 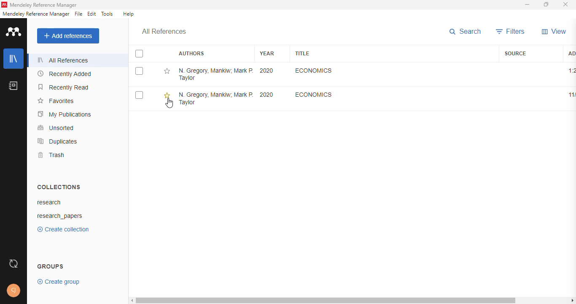 I want to click on create collection, so click(x=63, y=229).